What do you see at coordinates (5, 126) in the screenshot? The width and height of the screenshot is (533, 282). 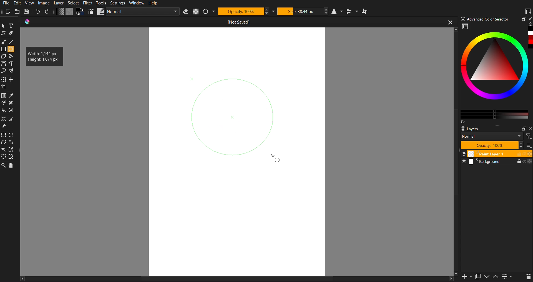 I see `Pin` at bounding box center [5, 126].